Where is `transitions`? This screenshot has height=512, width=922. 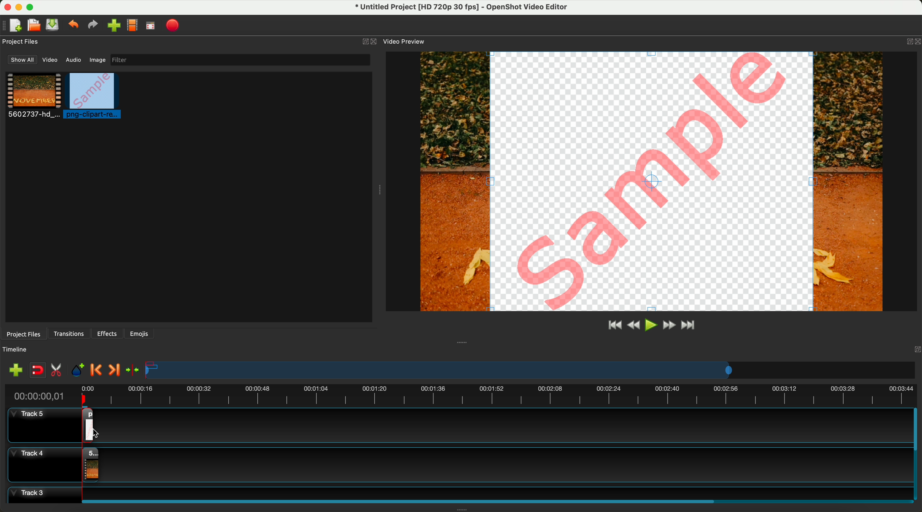
transitions is located at coordinates (70, 334).